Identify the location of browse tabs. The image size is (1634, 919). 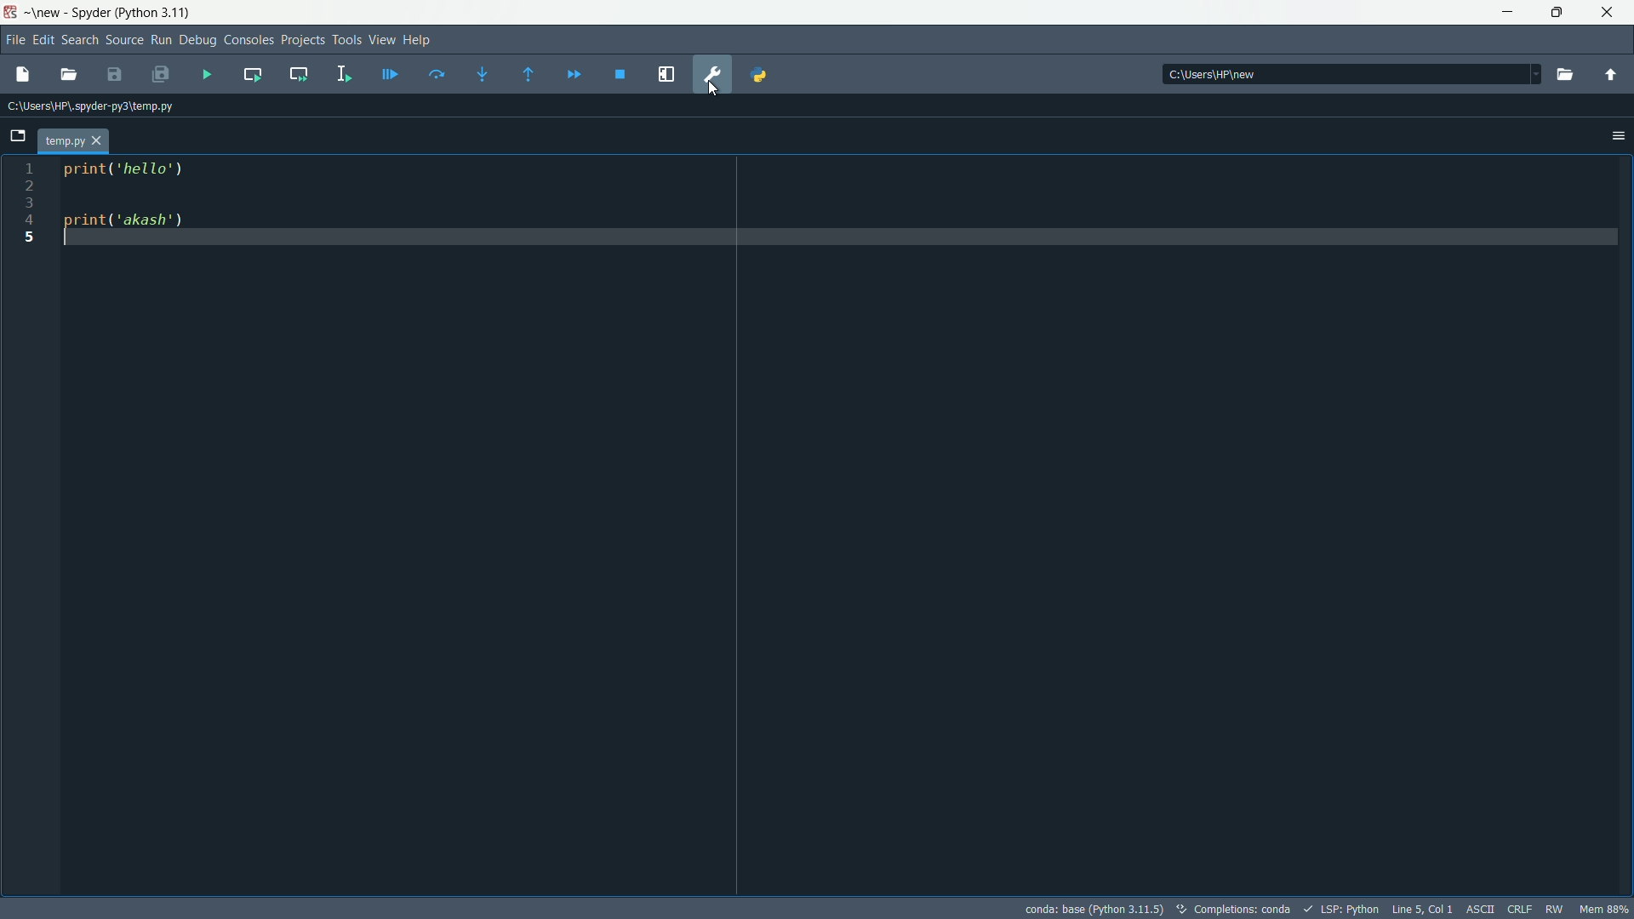
(20, 135).